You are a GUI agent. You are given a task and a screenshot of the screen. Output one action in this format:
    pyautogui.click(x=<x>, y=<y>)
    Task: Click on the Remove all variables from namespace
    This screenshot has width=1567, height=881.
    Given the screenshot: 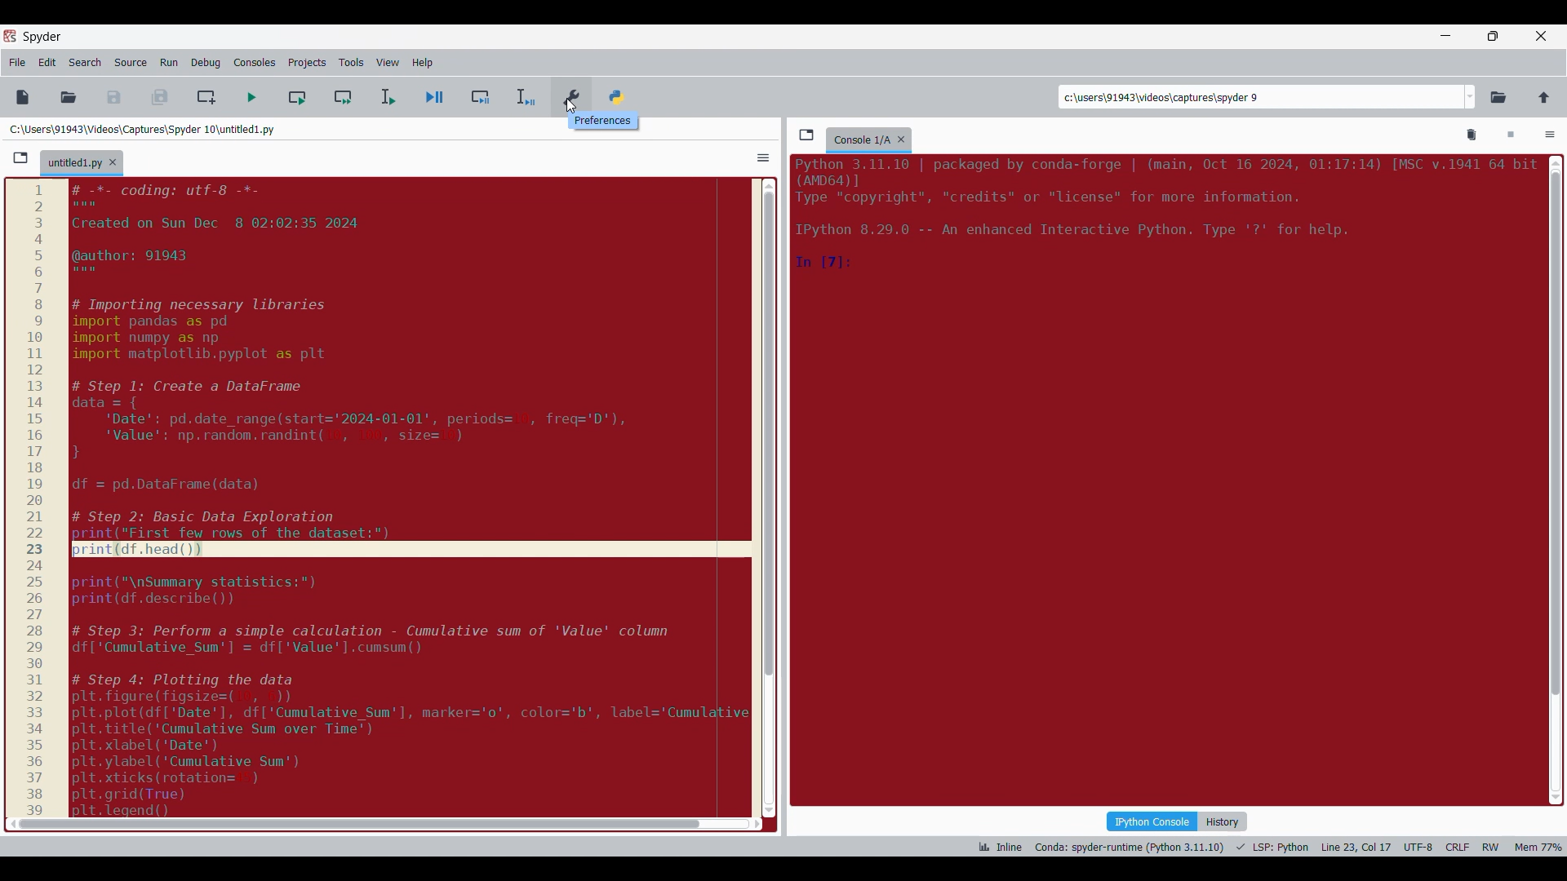 What is the action you would take?
    pyautogui.click(x=1472, y=135)
    